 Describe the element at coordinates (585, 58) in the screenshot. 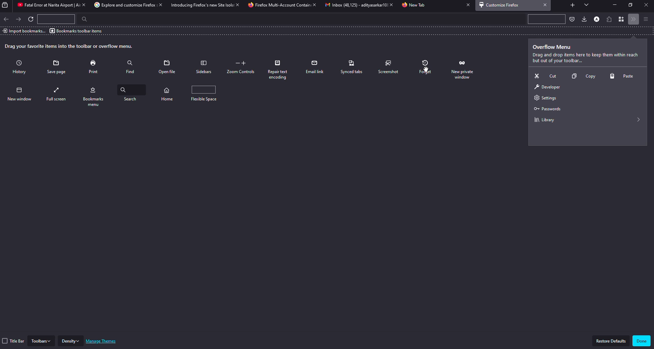

I see `info` at that location.